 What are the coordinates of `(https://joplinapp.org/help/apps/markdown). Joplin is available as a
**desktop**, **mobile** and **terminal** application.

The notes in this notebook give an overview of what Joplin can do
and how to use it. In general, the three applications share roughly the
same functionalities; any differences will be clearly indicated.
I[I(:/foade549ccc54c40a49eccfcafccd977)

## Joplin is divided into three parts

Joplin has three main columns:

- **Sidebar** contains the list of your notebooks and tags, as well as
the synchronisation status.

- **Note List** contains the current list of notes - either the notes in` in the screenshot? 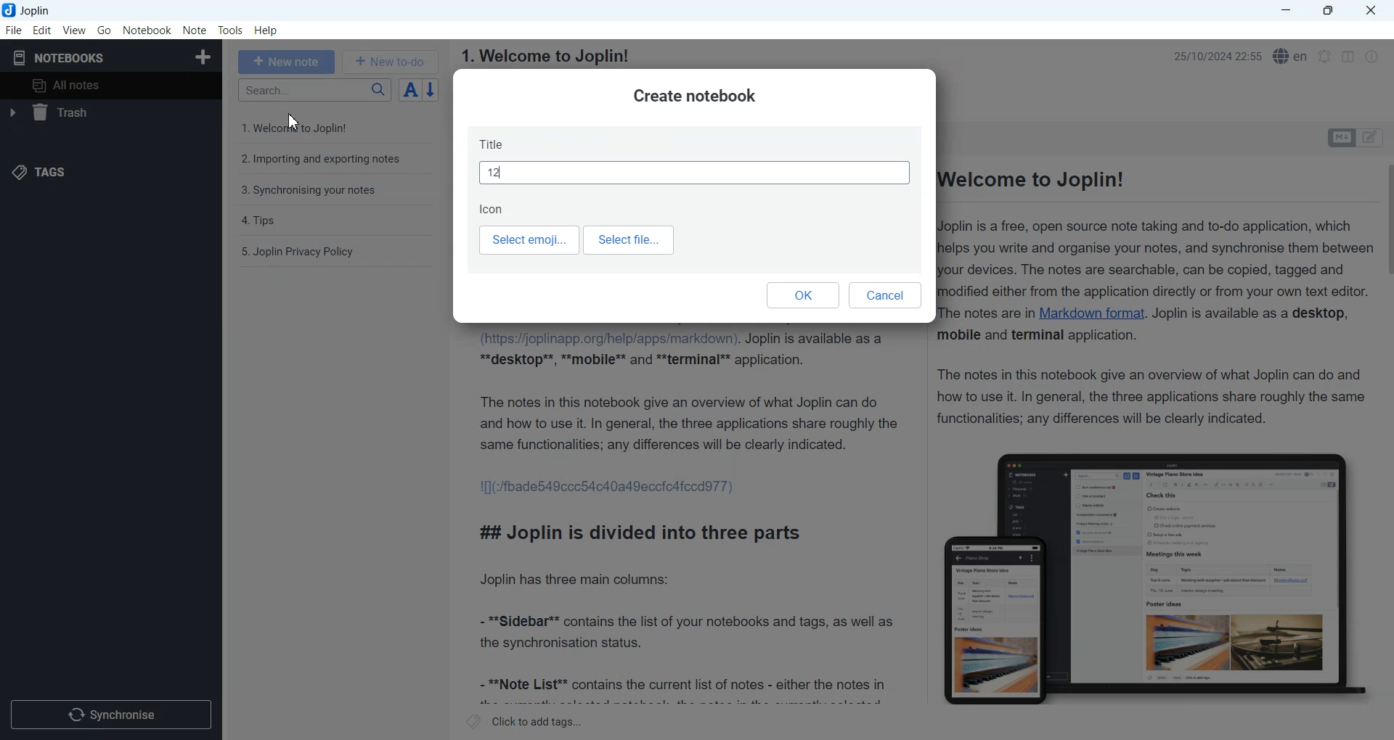 It's located at (688, 517).